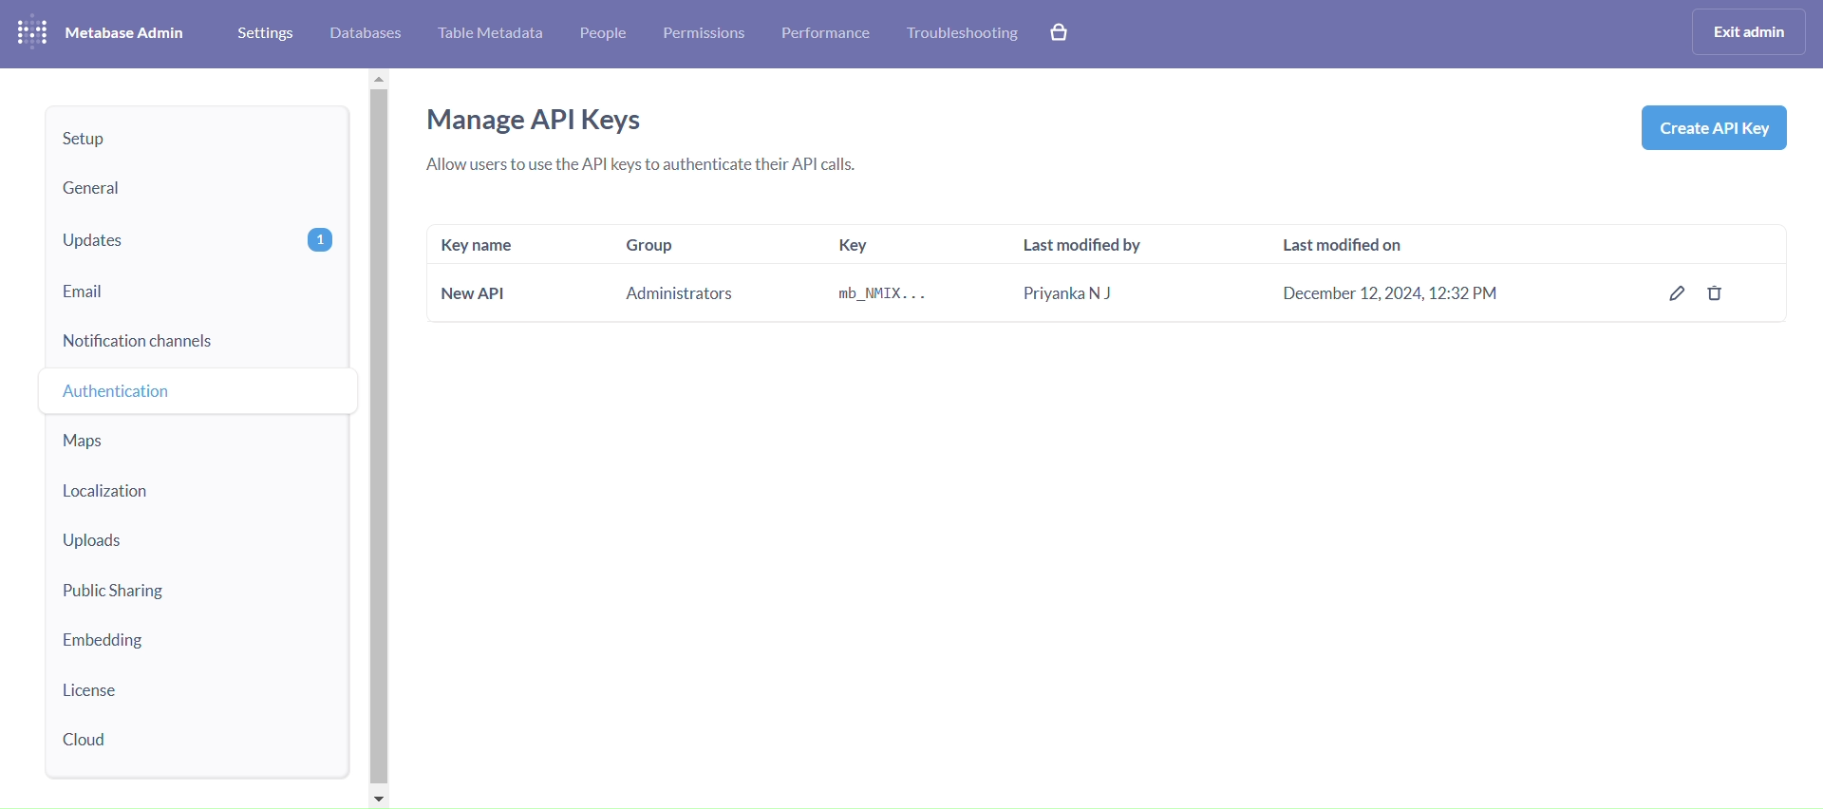 This screenshot has height=809, width=1823. I want to click on uploads, so click(197, 544).